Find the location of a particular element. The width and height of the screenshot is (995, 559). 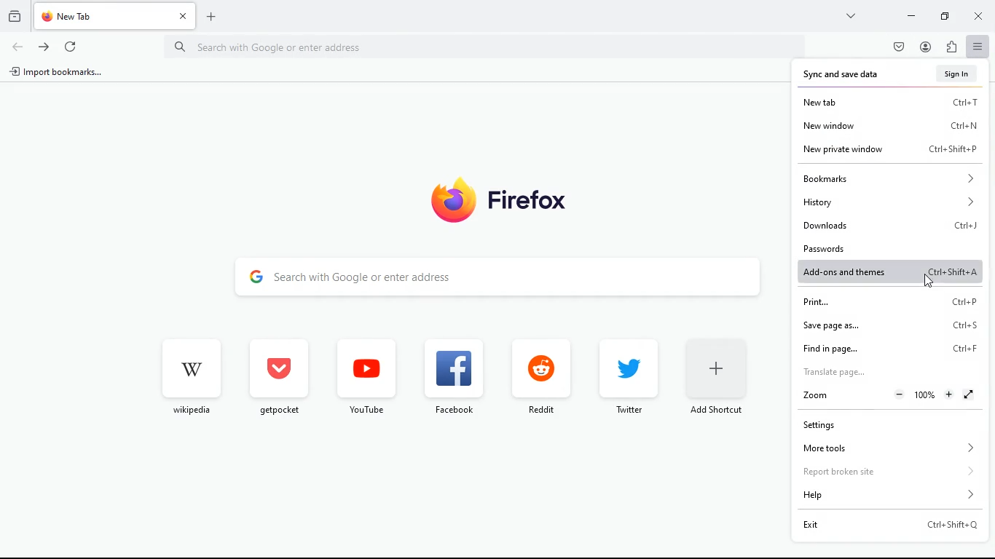

get pocket is located at coordinates (278, 383).